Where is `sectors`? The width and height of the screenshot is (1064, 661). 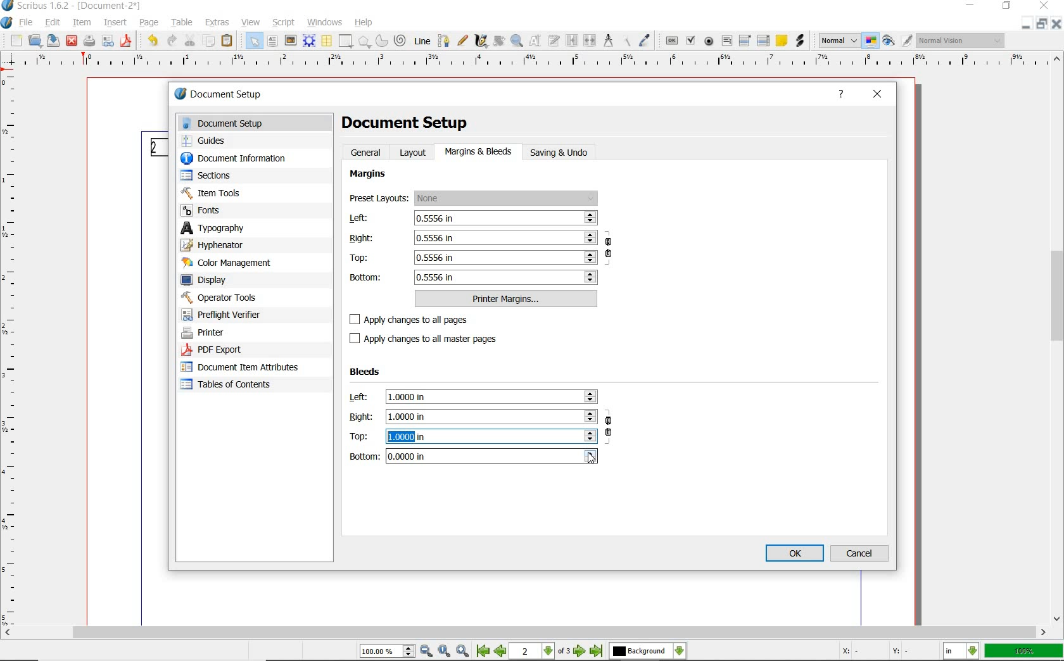 sectors is located at coordinates (210, 177).